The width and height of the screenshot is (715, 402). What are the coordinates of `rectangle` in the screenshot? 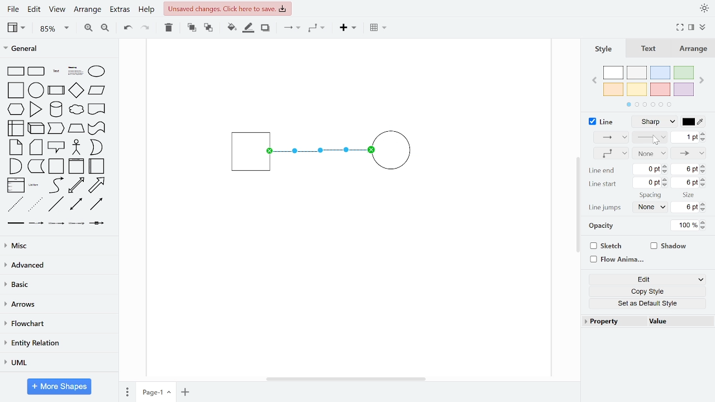 It's located at (16, 71).